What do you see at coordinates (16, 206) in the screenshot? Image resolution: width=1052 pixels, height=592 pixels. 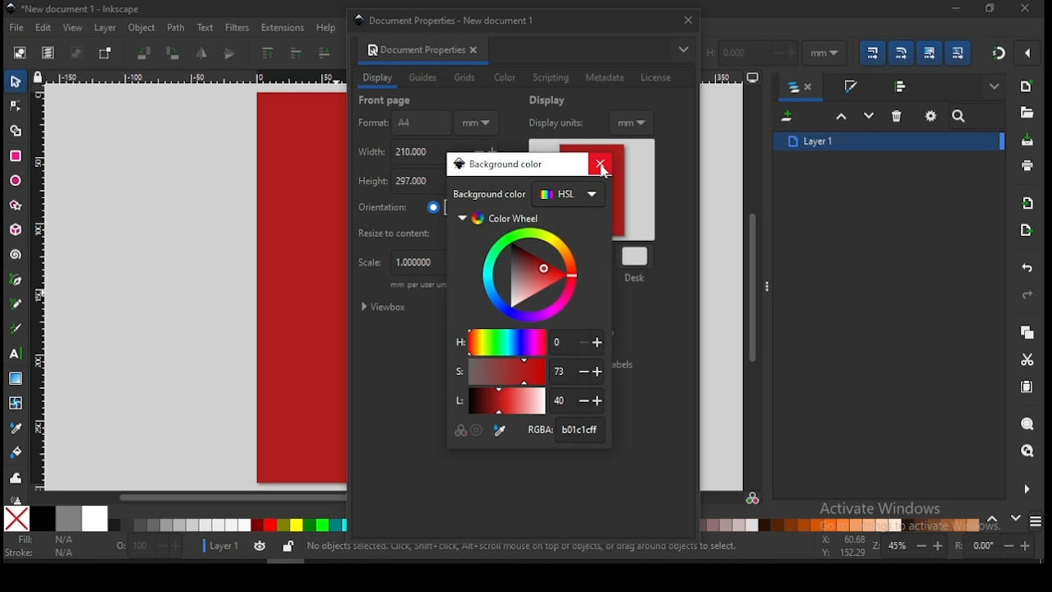 I see `star/polygon tool` at bounding box center [16, 206].